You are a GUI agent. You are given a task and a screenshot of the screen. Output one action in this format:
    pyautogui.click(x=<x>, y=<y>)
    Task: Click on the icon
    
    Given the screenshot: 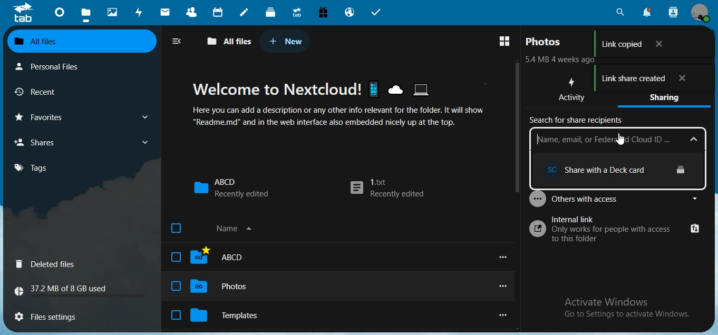 What is the action you would take?
    pyautogui.click(x=23, y=12)
    